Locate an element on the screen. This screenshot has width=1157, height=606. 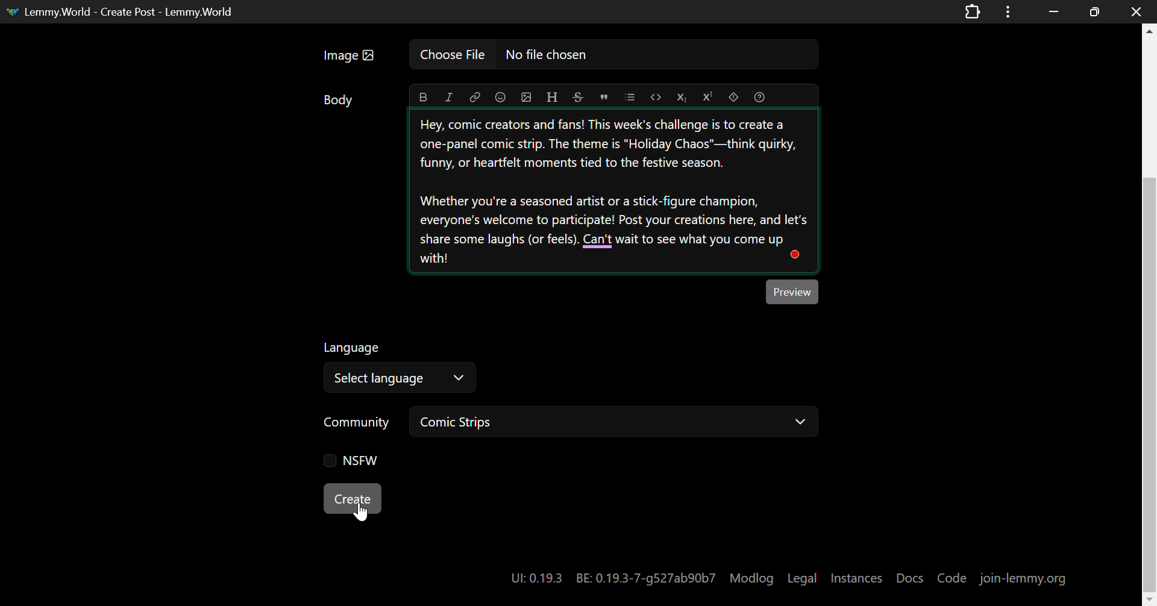
Minimize Window is located at coordinates (1096, 11).